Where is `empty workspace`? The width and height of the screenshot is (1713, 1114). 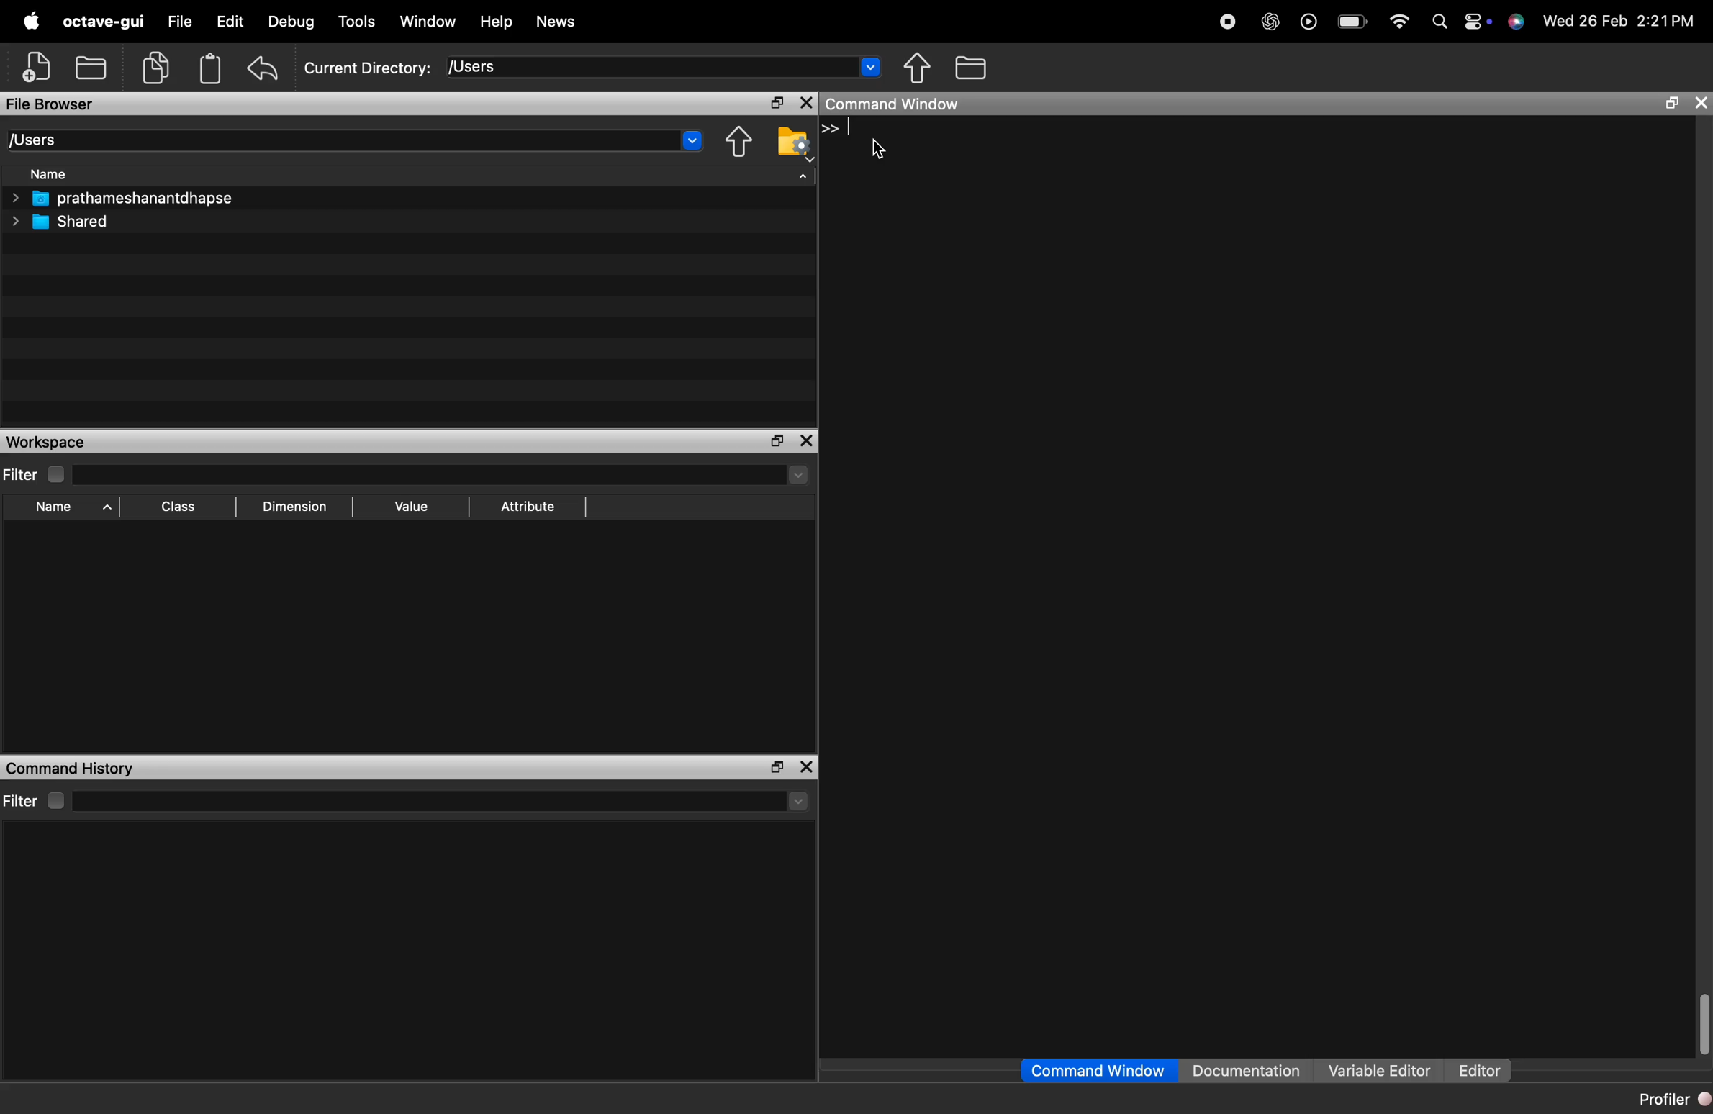
empty workspace is located at coordinates (393, 633).